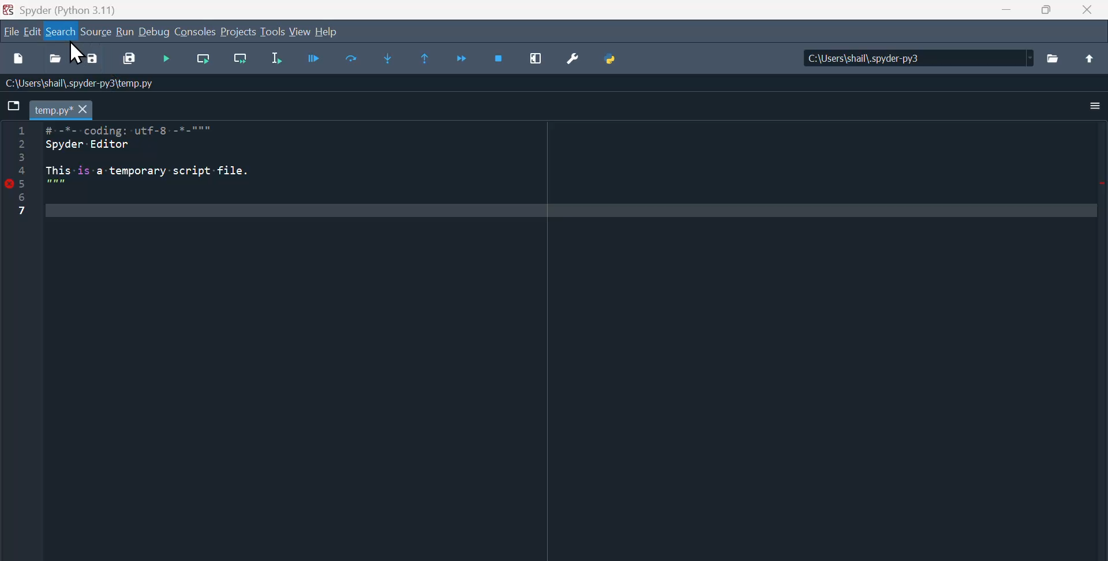  What do you see at coordinates (1051, 11) in the screenshot?
I see `Restore` at bounding box center [1051, 11].